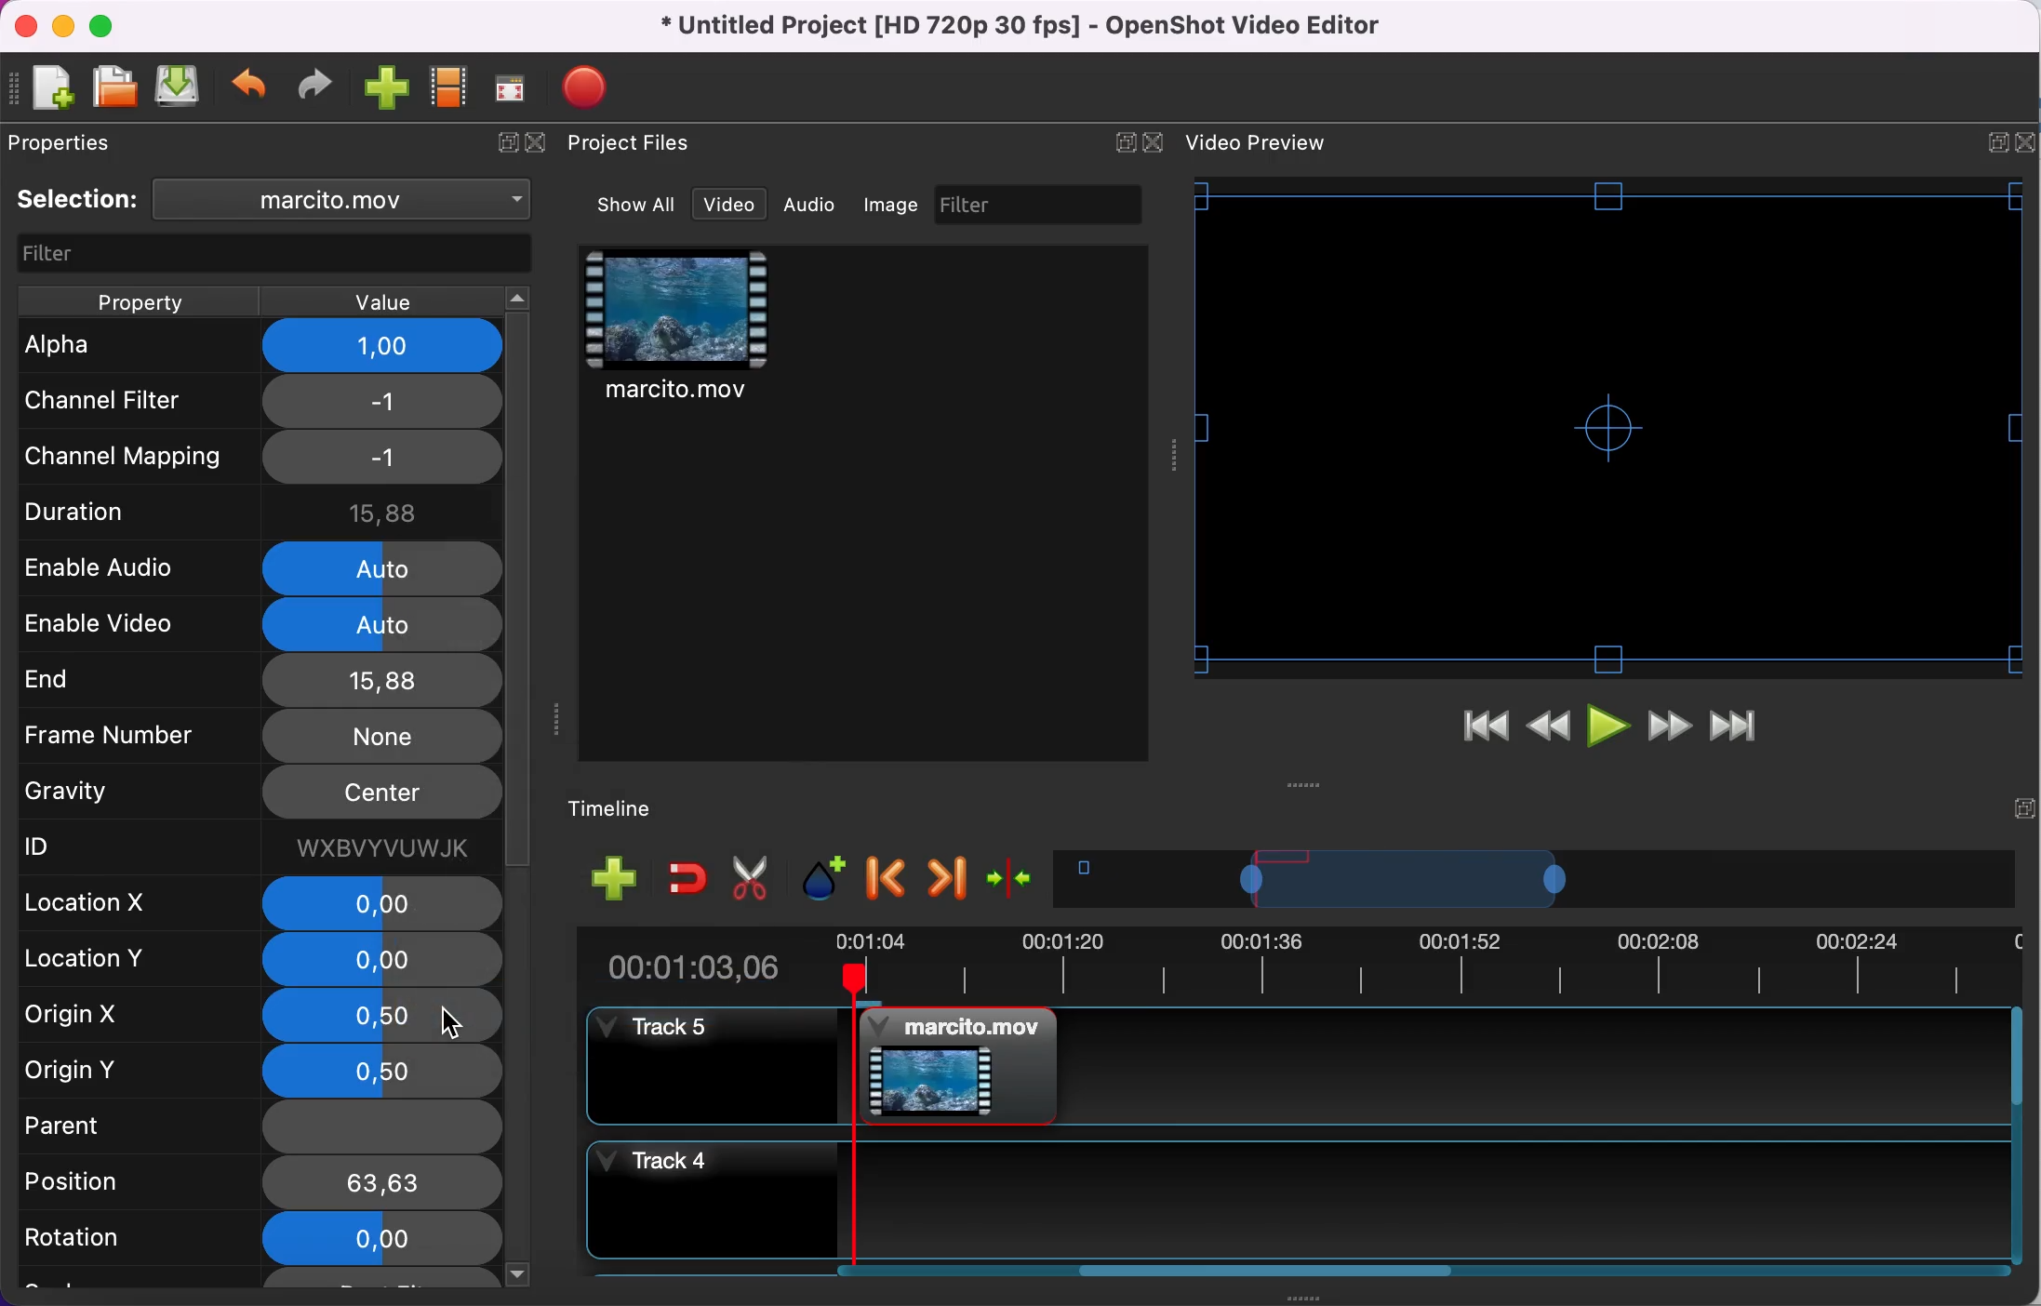 This screenshot has width=2041, height=1306. What do you see at coordinates (729, 205) in the screenshot?
I see `video` at bounding box center [729, 205].